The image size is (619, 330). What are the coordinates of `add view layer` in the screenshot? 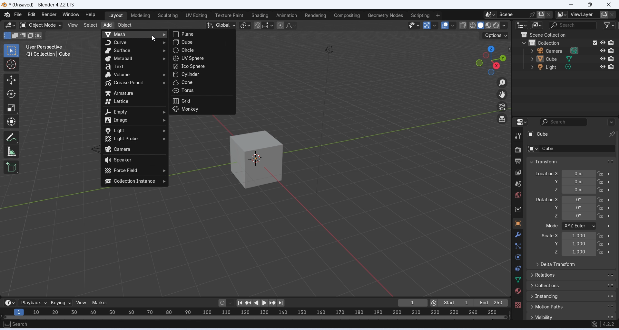 It's located at (604, 14).